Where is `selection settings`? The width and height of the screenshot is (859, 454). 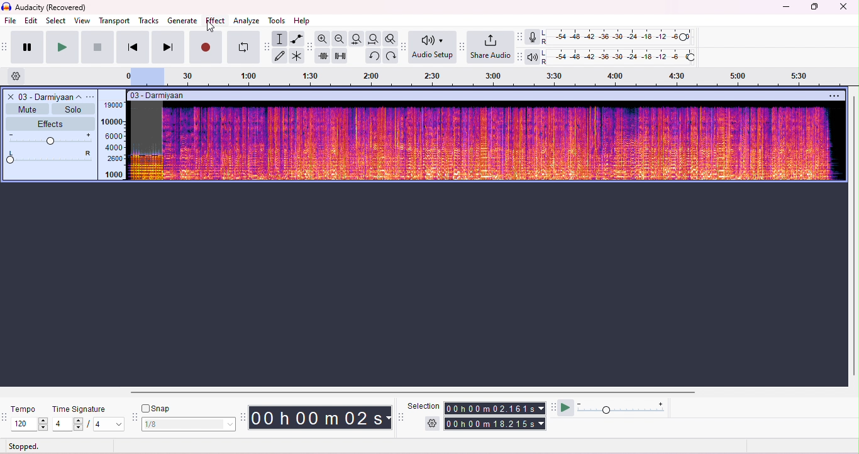
selection settings is located at coordinates (433, 423).